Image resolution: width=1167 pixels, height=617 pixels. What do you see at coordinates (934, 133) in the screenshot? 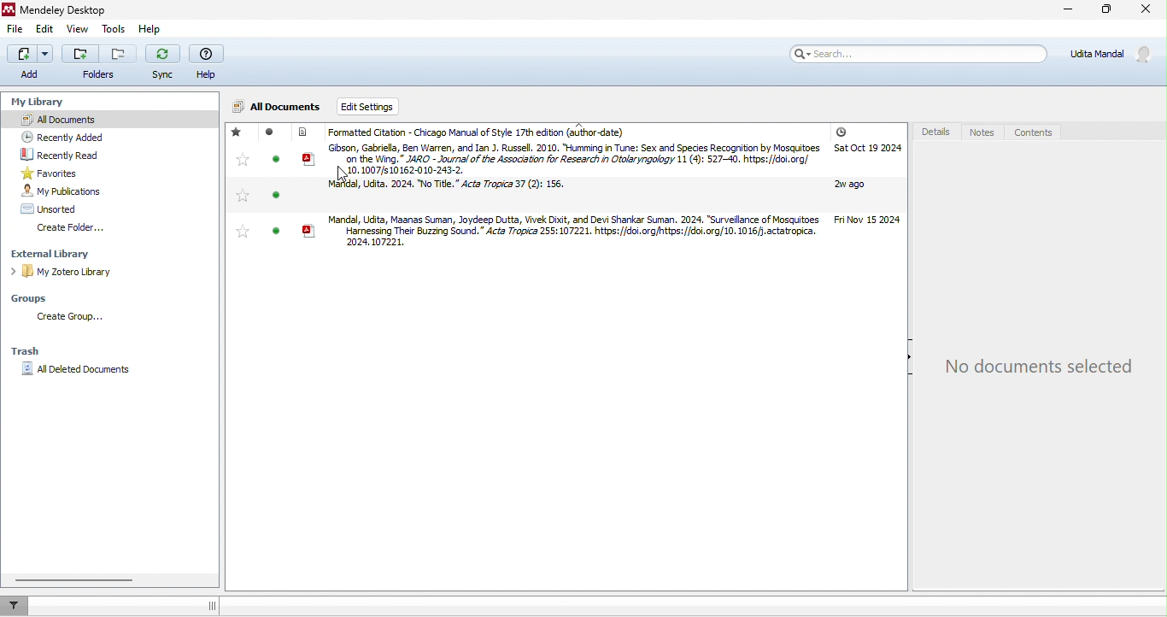
I see `details` at bounding box center [934, 133].